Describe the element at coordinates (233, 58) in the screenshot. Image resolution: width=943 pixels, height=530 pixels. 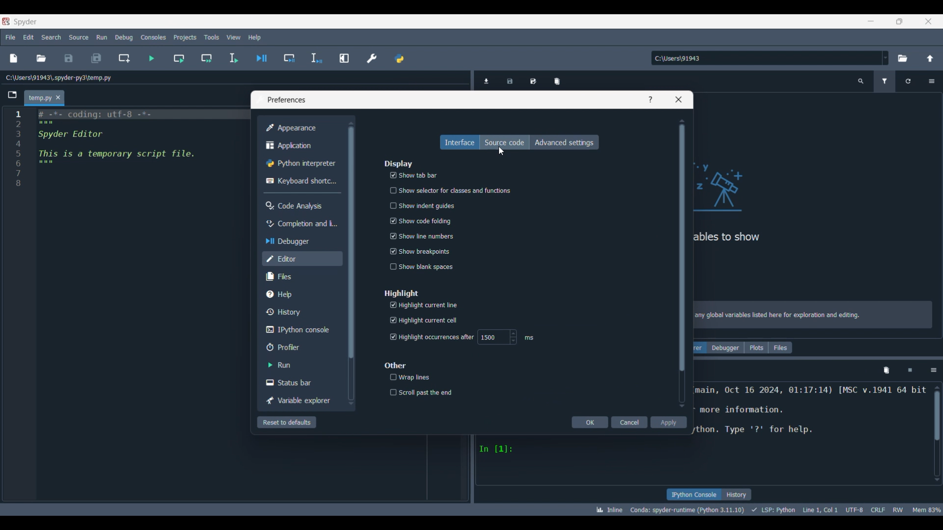
I see `Run selection/current line` at that location.